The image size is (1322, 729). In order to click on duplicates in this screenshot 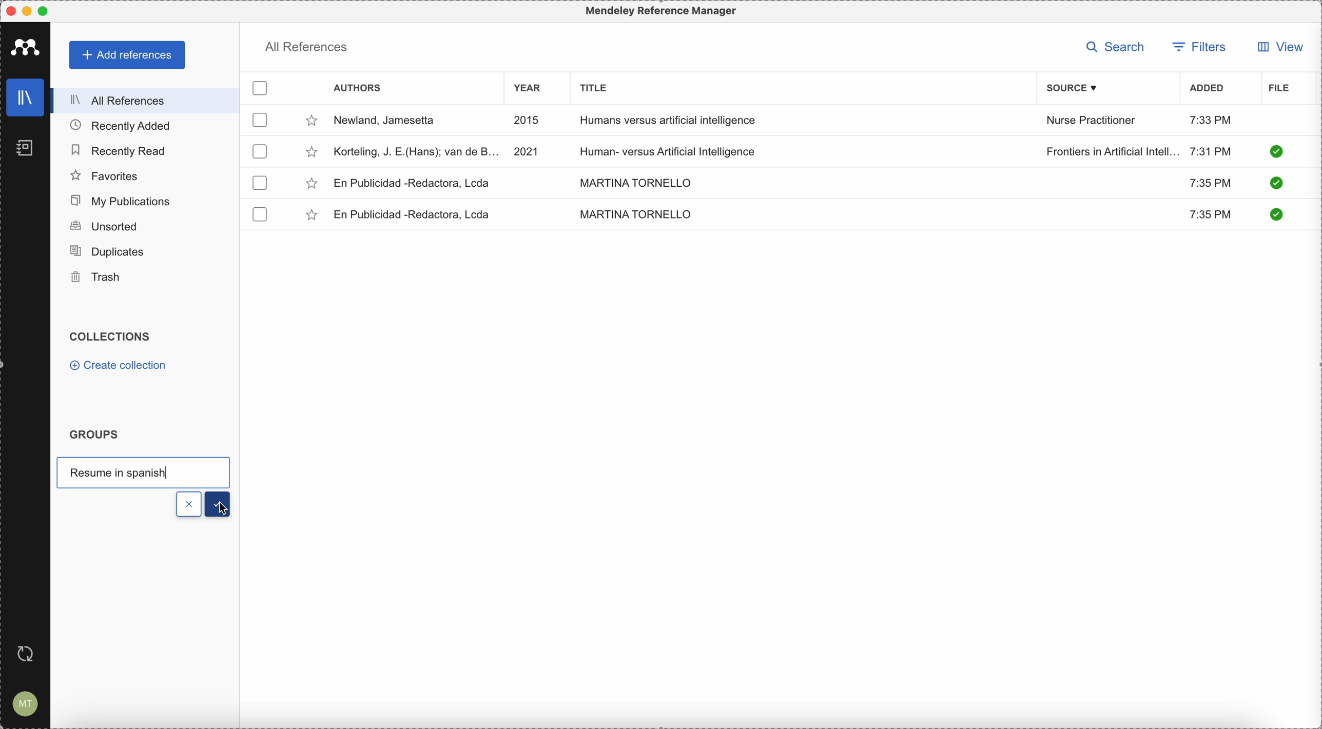, I will do `click(107, 252)`.